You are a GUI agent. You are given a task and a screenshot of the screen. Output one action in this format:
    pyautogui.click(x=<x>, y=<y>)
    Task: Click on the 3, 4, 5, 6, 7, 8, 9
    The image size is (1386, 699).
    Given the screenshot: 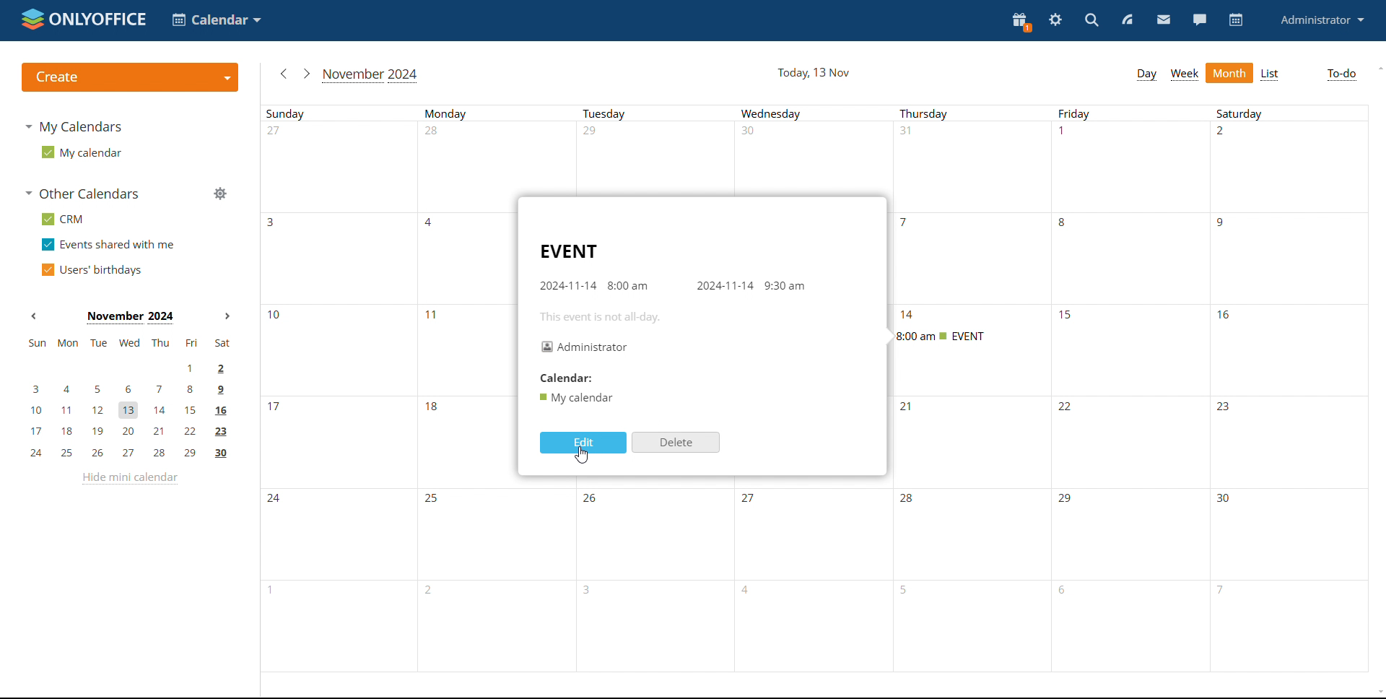 What is the action you would take?
    pyautogui.click(x=124, y=388)
    